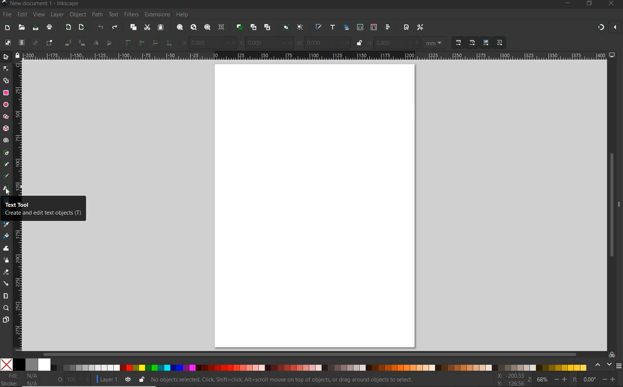 The width and height of the screenshot is (623, 387). What do you see at coordinates (601, 365) in the screenshot?
I see `color scroll options` at bounding box center [601, 365].